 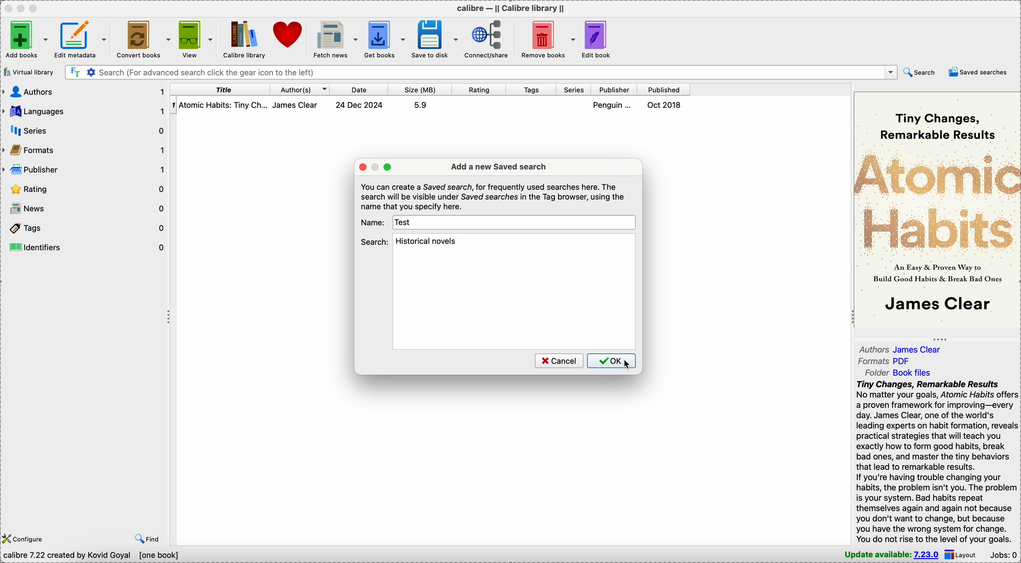 What do you see at coordinates (430, 241) in the screenshot?
I see `historical novels` at bounding box center [430, 241].